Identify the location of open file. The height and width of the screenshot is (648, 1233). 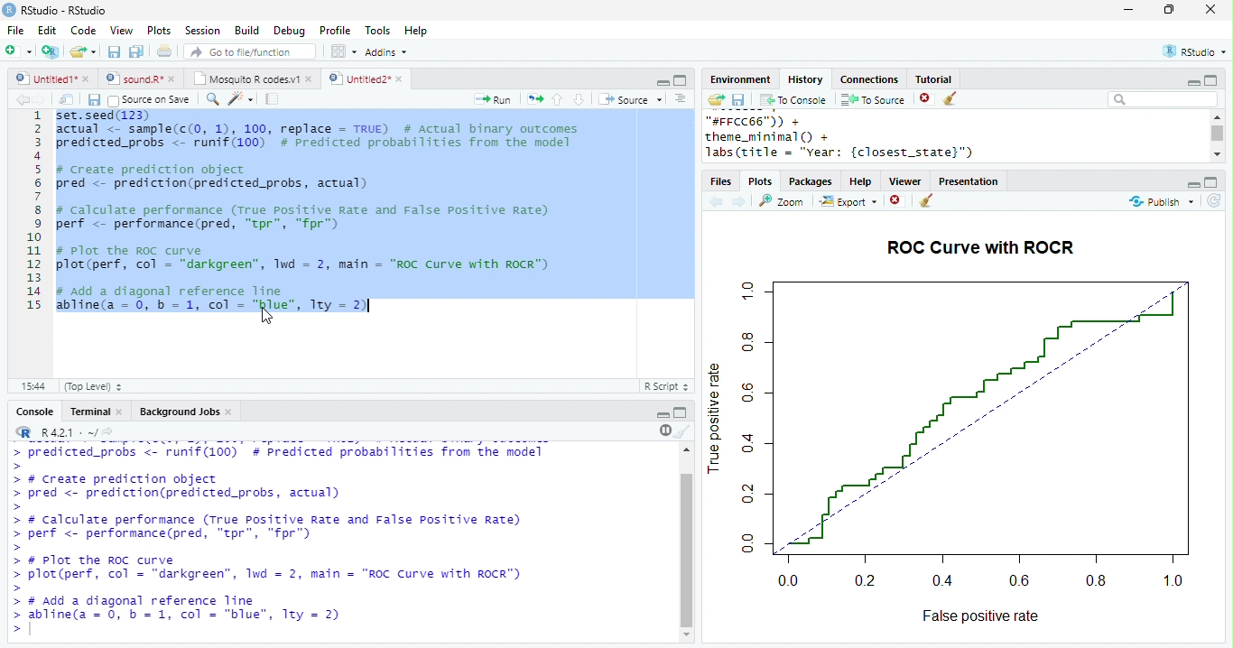
(83, 51).